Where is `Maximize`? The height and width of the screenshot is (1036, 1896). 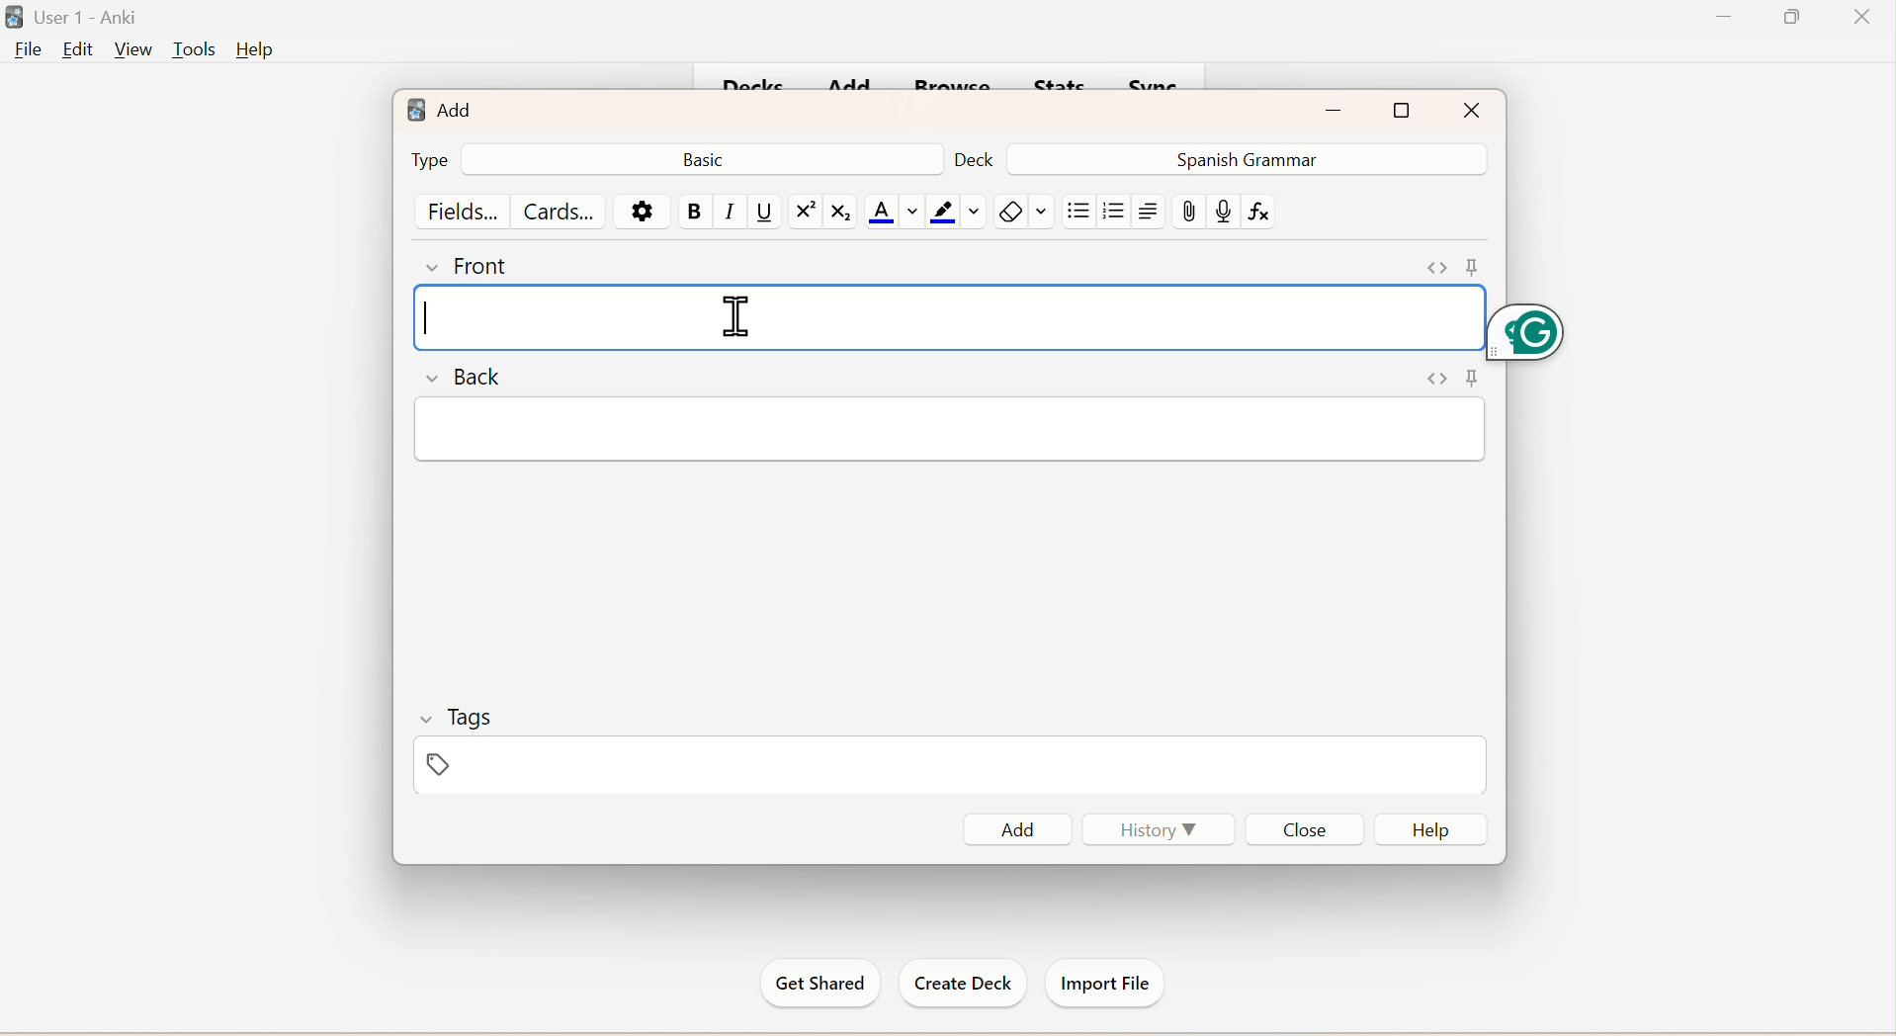 Maximize is located at coordinates (1404, 110).